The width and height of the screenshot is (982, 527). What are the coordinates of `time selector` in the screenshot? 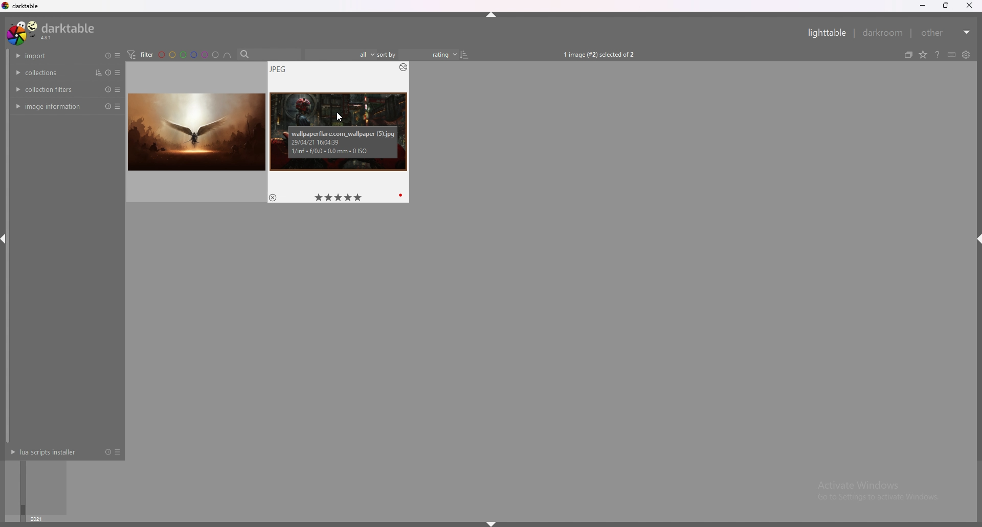 It's located at (35, 487).